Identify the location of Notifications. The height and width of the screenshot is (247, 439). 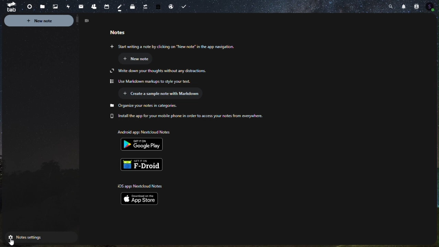
(403, 6).